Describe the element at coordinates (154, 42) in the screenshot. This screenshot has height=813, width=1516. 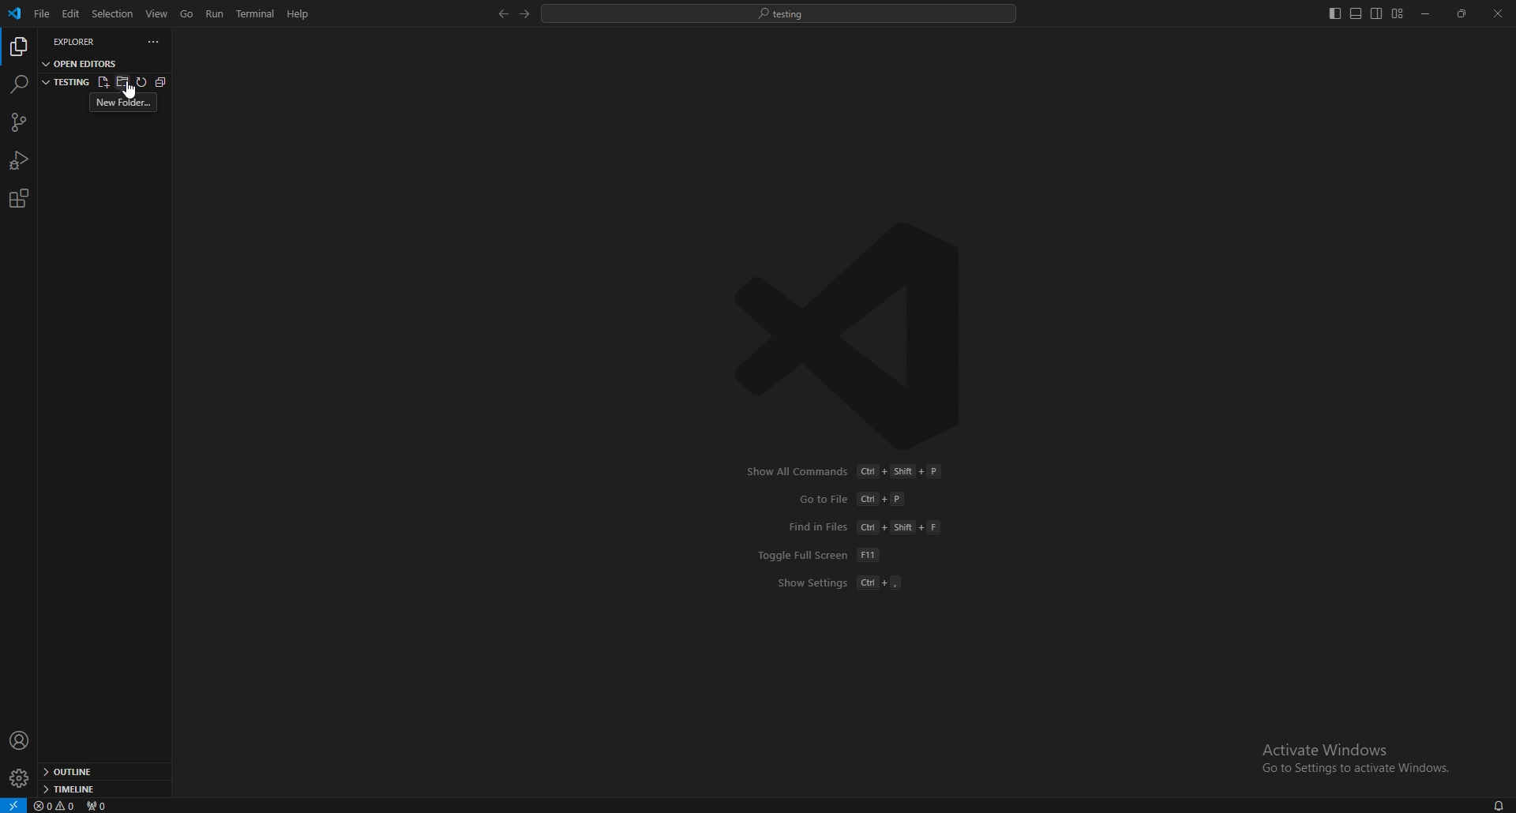
I see `options` at that location.